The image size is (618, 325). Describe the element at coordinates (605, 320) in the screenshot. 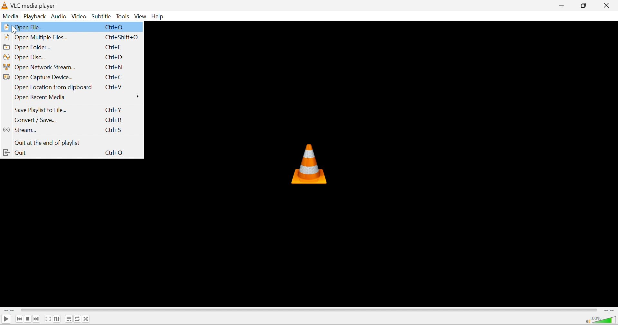

I see `Volume controls` at that location.